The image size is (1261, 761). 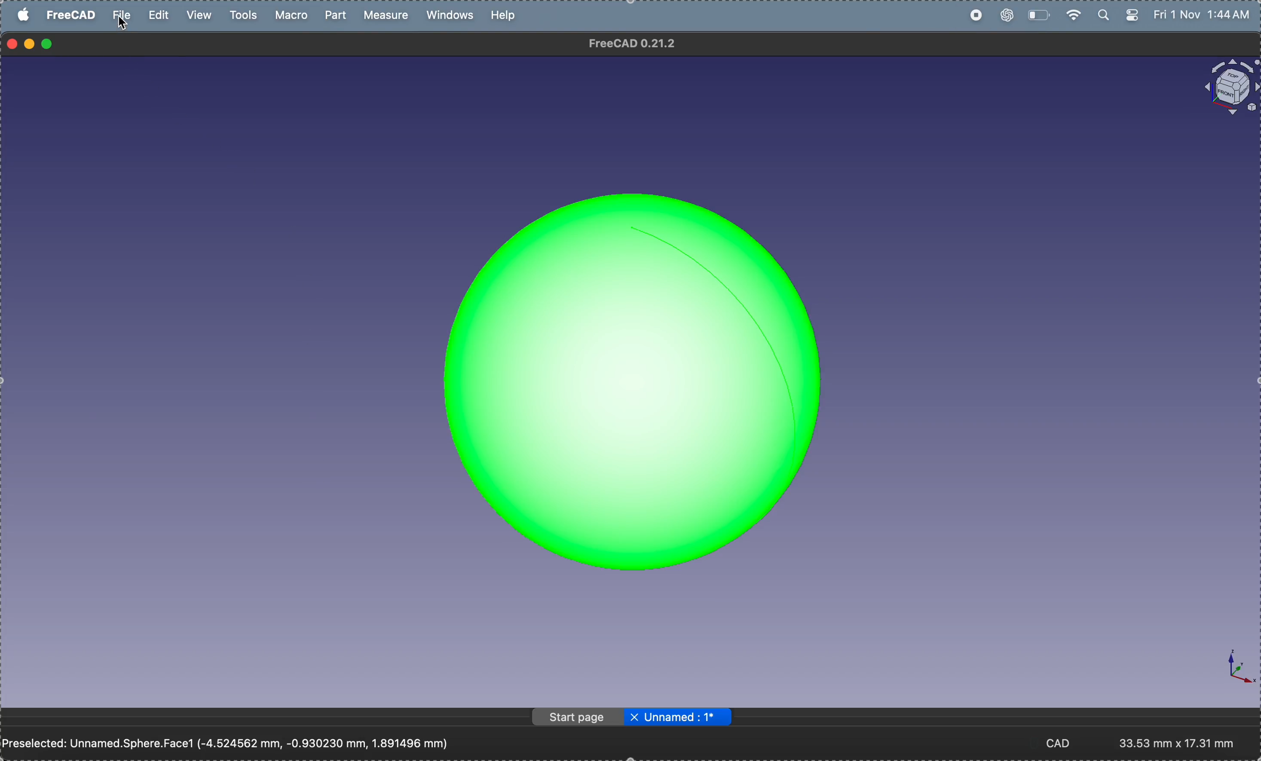 I want to click on unnamed:1, so click(x=678, y=719).